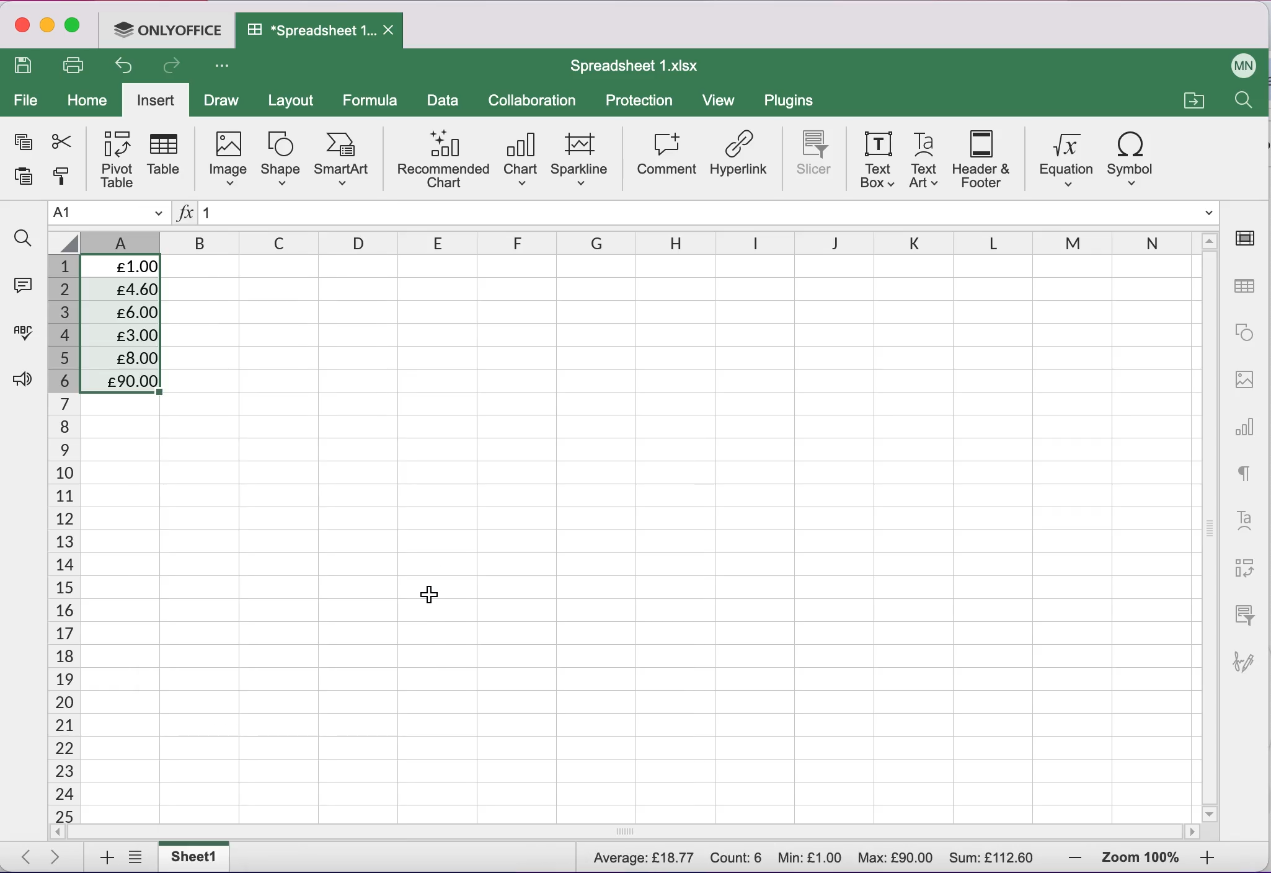 Image resolution: width=1271 pixels, height=873 pixels. Describe the element at coordinates (89, 100) in the screenshot. I see `home` at that location.